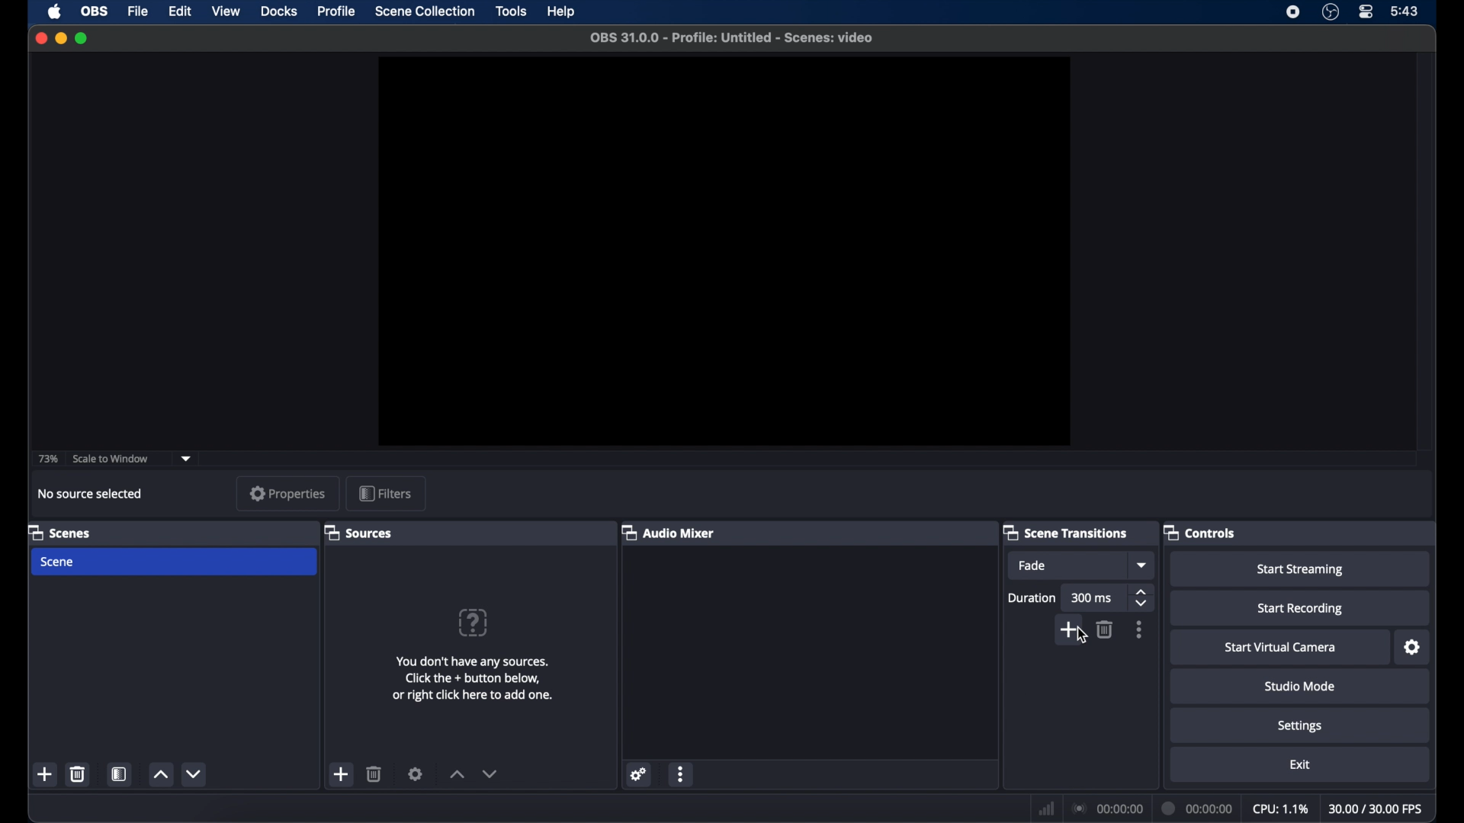 The height and width of the screenshot is (823, 1464). Describe the element at coordinates (111, 457) in the screenshot. I see `scale to window` at that location.